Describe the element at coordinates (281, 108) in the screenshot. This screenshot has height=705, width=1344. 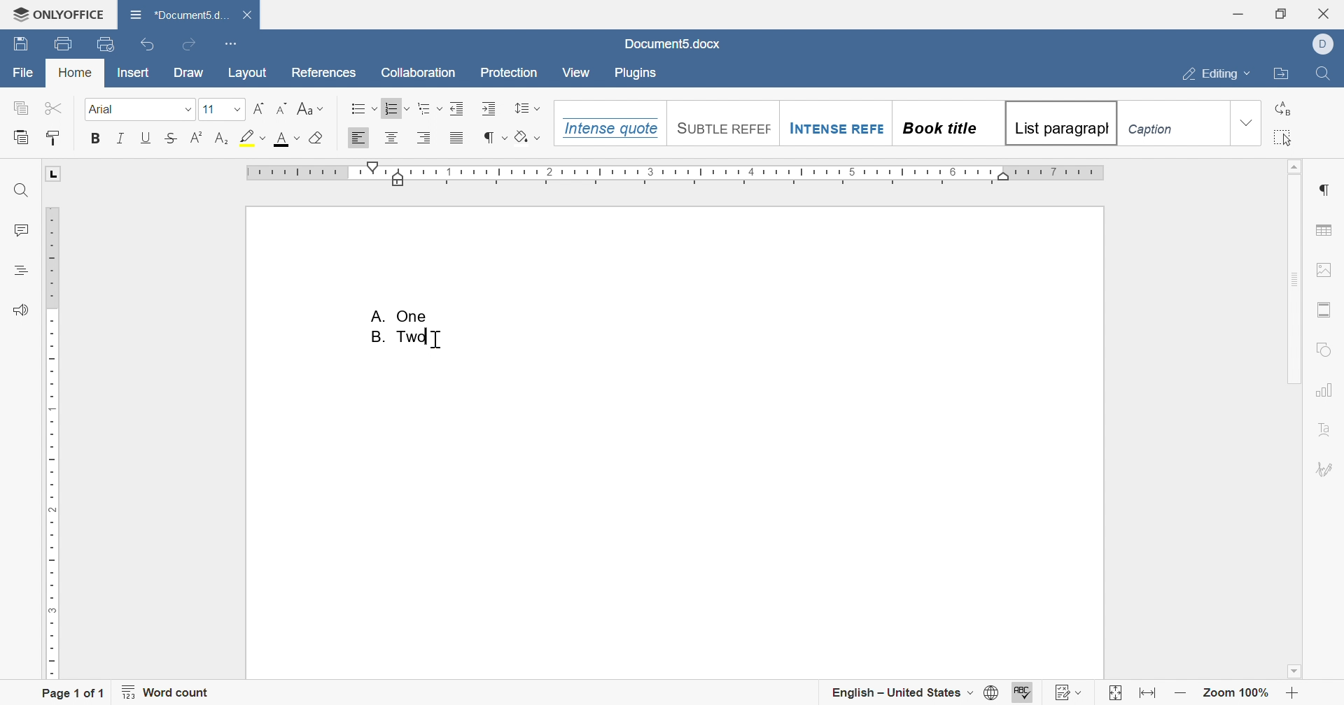
I see `Decrement font size` at that location.